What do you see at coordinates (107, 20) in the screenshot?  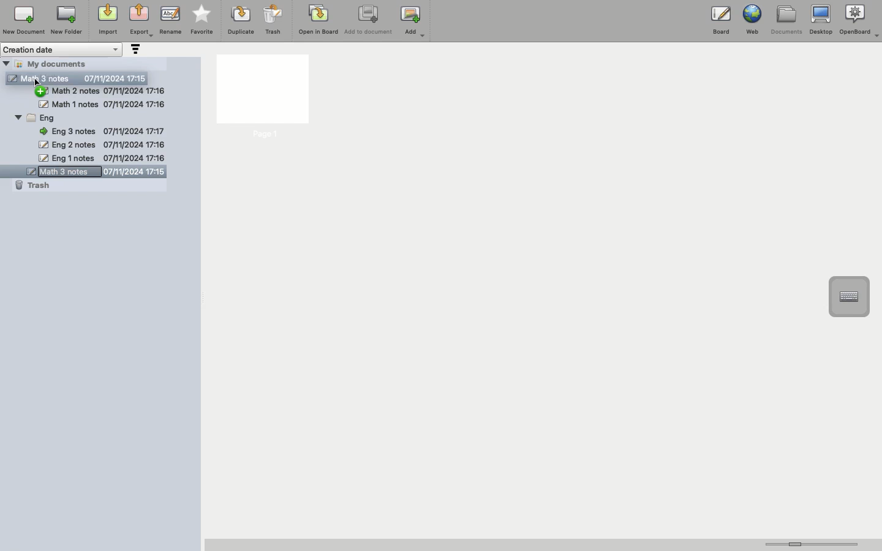 I see `Import` at bounding box center [107, 20].